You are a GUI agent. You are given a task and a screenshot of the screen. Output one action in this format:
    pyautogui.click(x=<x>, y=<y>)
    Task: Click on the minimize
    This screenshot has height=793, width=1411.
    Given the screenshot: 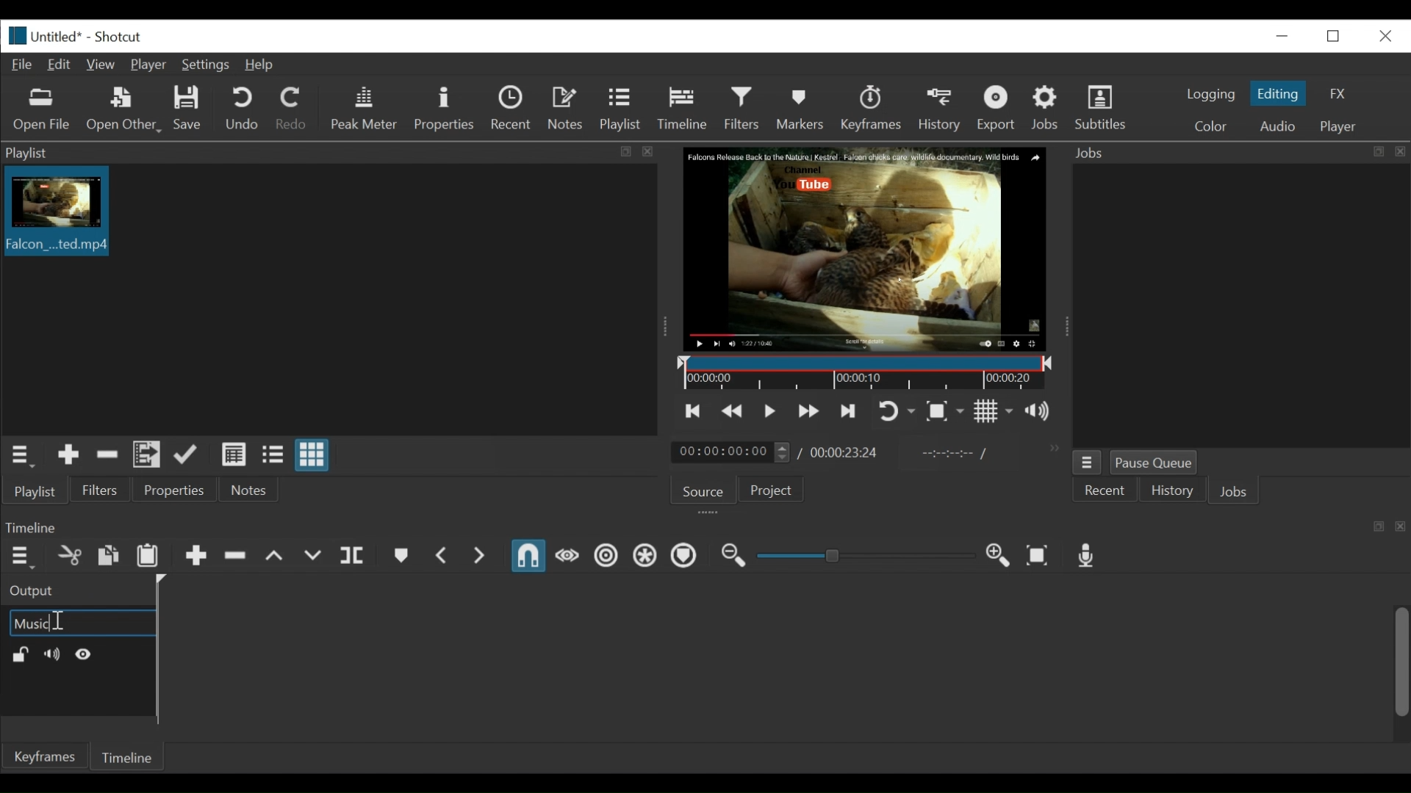 What is the action you would take?
    pyautogui.click(x=1282, y=36)
    